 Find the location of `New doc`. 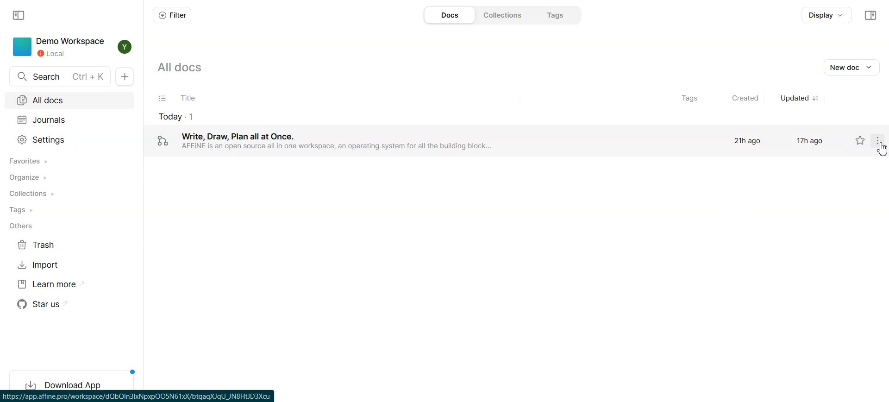

New doc is located at coordinates (842, 67).